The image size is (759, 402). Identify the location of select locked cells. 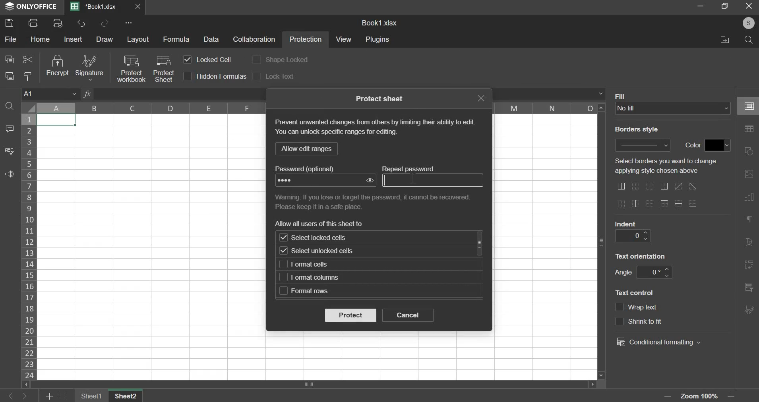
(326, 238).